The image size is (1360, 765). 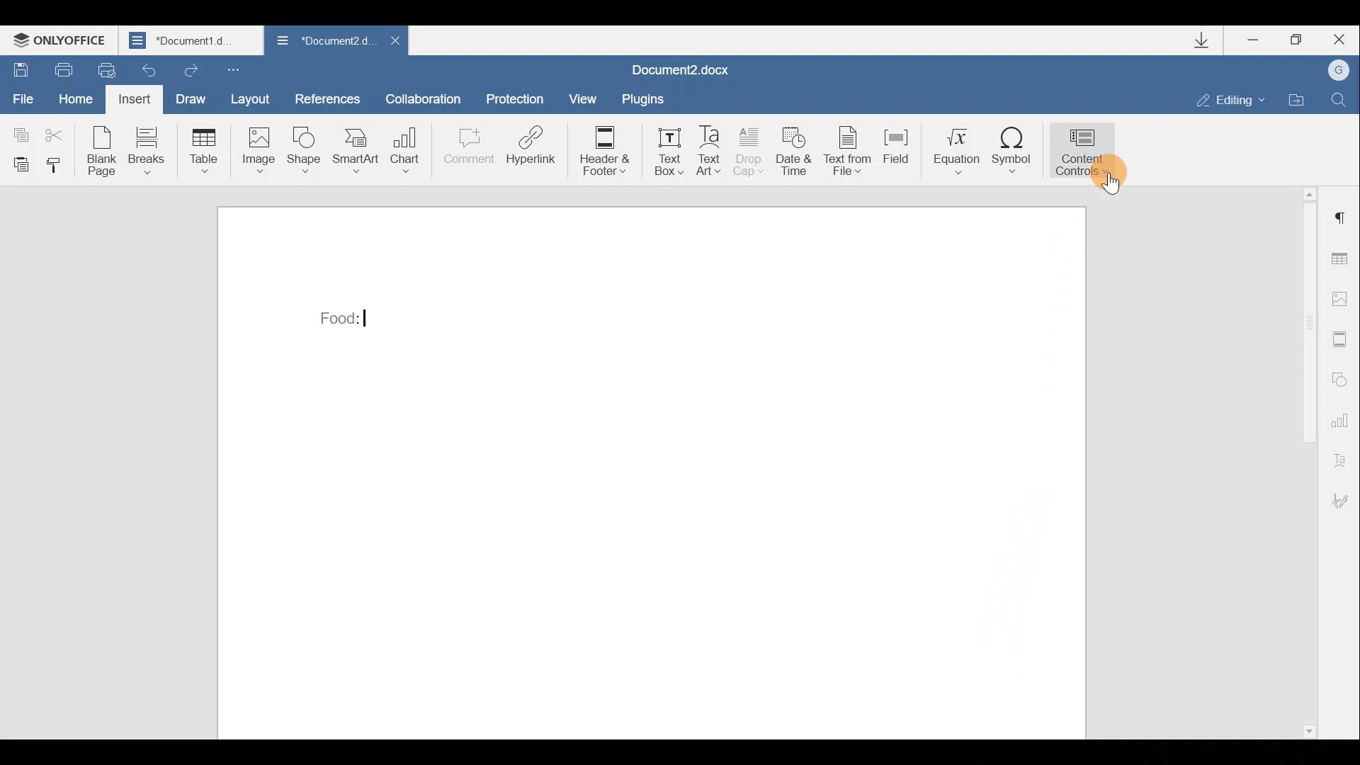 I want to click on Draw, so click(x=188, y=97).